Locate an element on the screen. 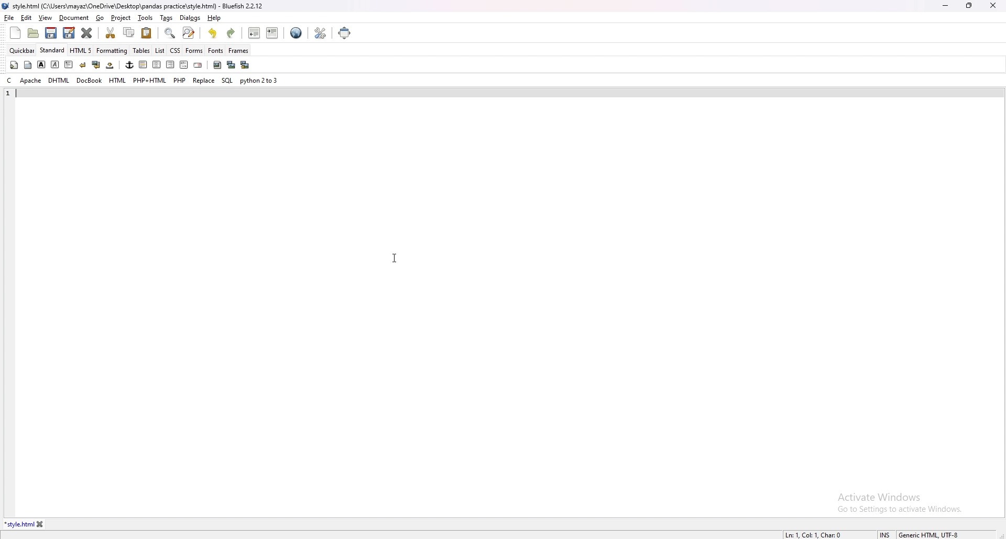  edit preference is located at coordinates (320, 32).